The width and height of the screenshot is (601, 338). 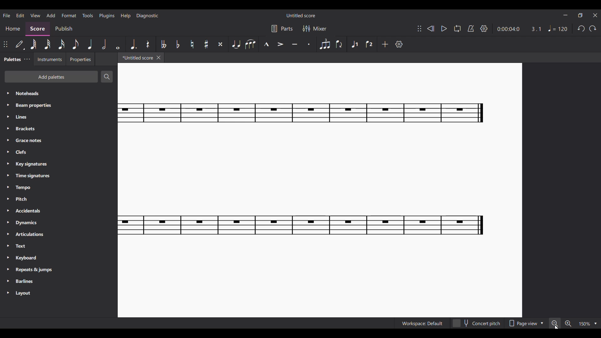 What do you see at coordinates (59, 187) in the screenshot?
I see `Tempo` at bounding box center [59, 187].